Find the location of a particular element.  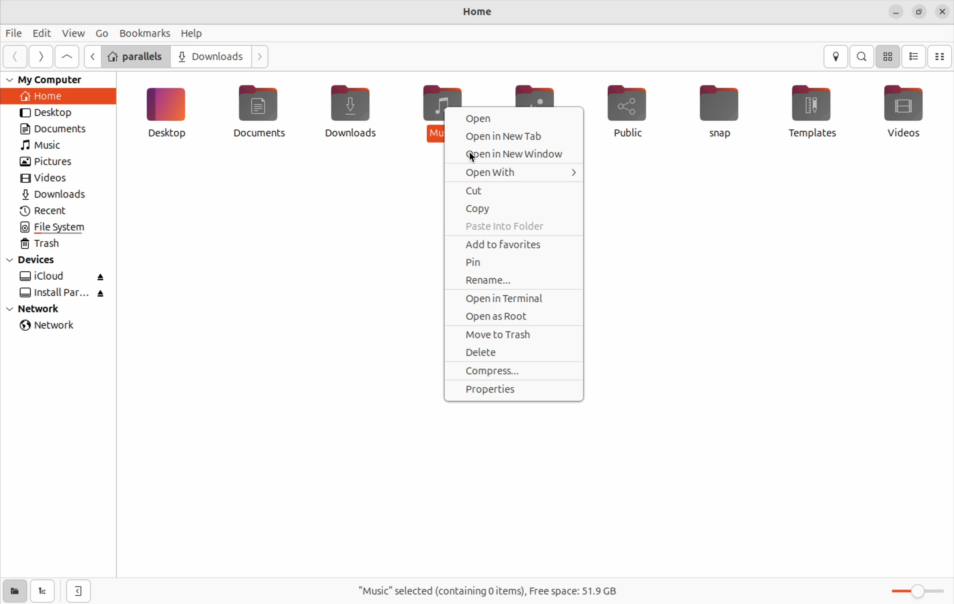

home is located at coordinates (53, 97).